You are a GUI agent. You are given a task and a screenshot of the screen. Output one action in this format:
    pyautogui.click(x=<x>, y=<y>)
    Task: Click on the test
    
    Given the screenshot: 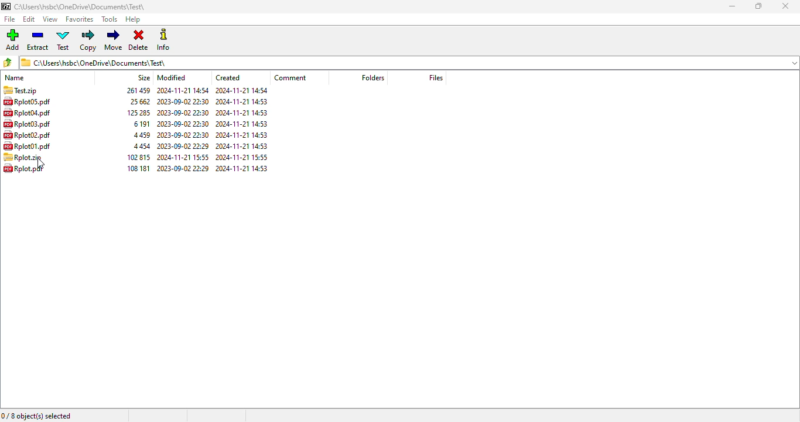 What is the action you would take?
    pyautogui.click(x=63, y=40)
    